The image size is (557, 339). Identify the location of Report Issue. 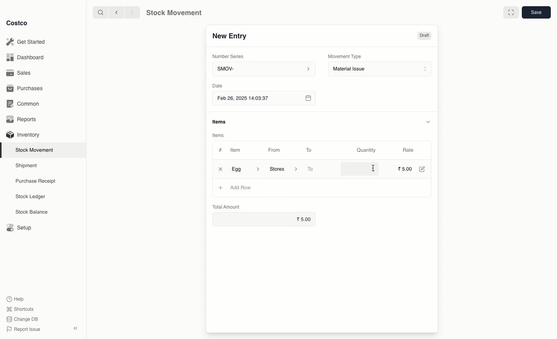
(24, 329).